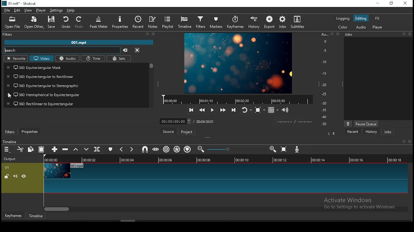 The width and height of the screenshot is (414, 232). What do you see at coordinates (202, 150) in the screenshot?
I see `zoom timeline out` at bounding box center [202, 150].